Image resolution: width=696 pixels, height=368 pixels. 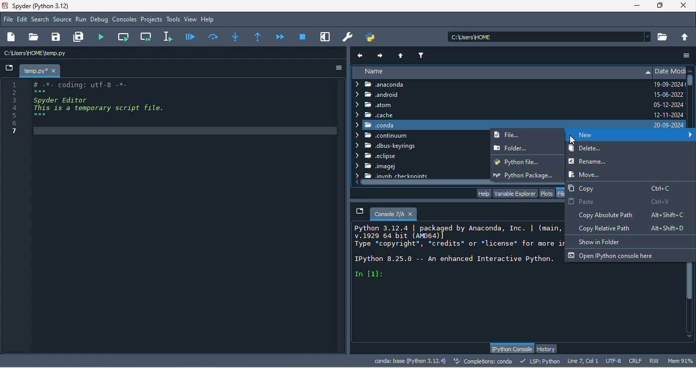 I want to click on crlf, so click(x=637, y=361).